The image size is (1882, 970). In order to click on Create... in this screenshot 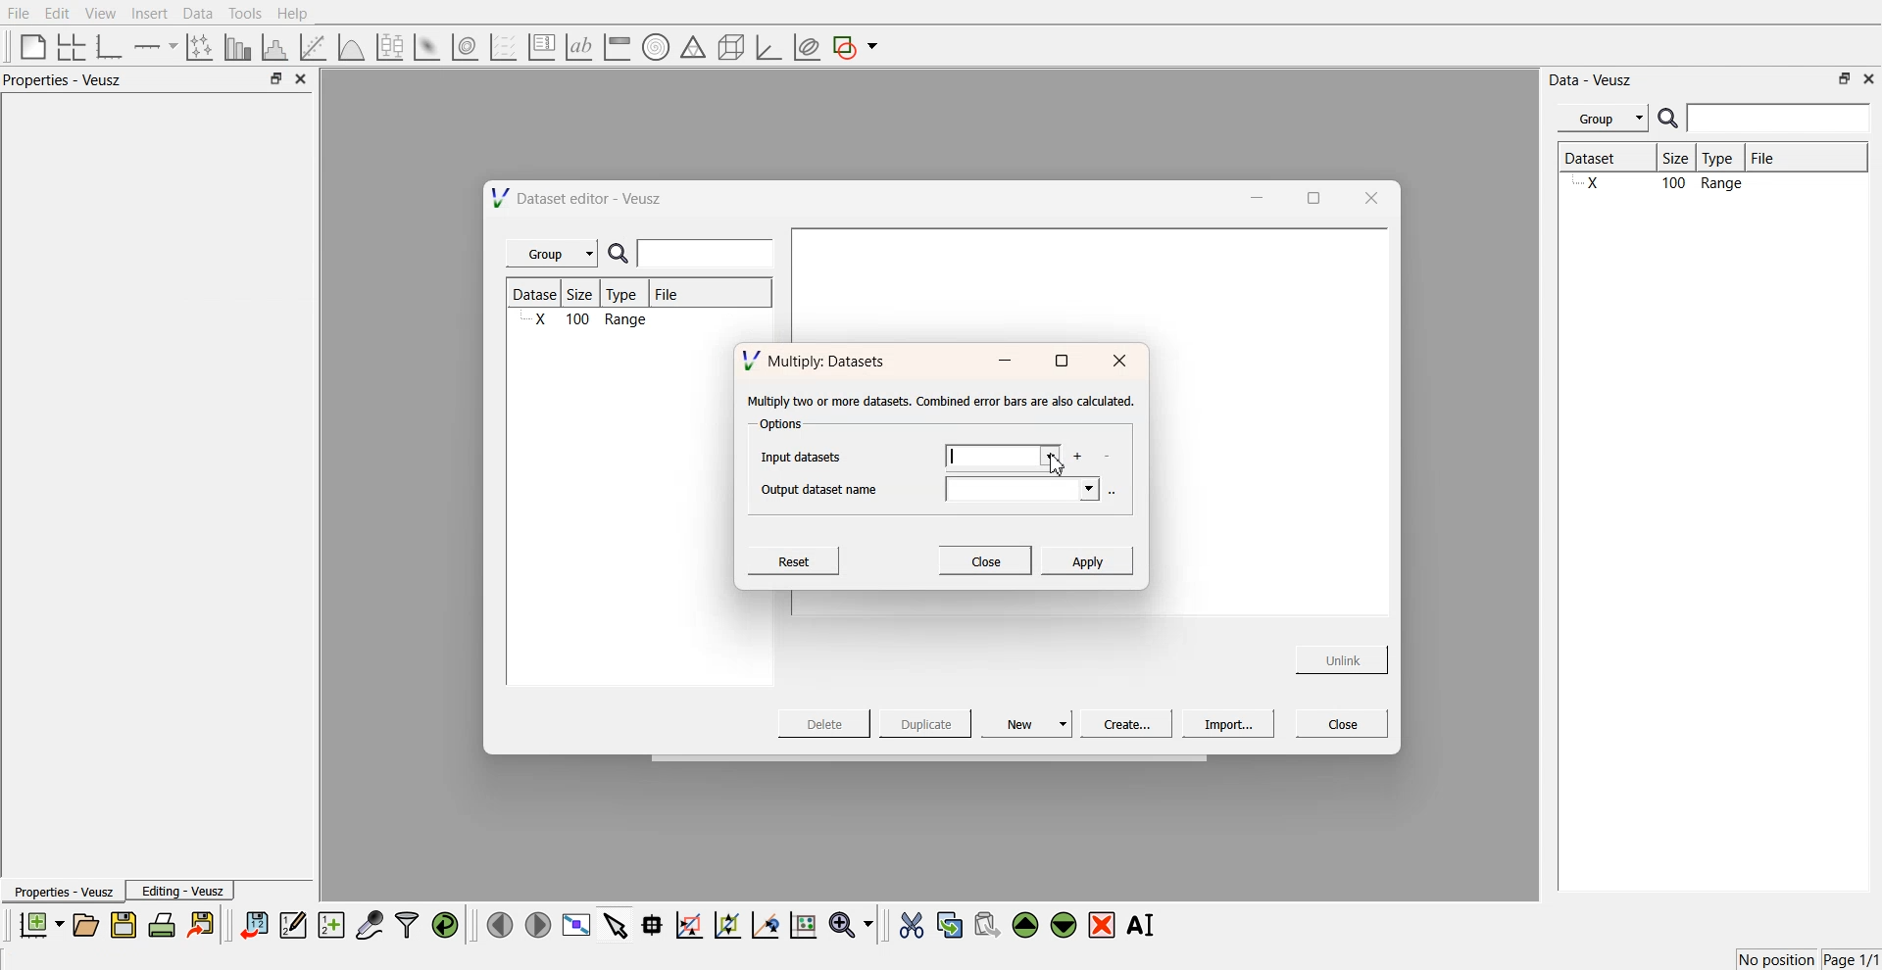, I will do `click(1123, 723)`.